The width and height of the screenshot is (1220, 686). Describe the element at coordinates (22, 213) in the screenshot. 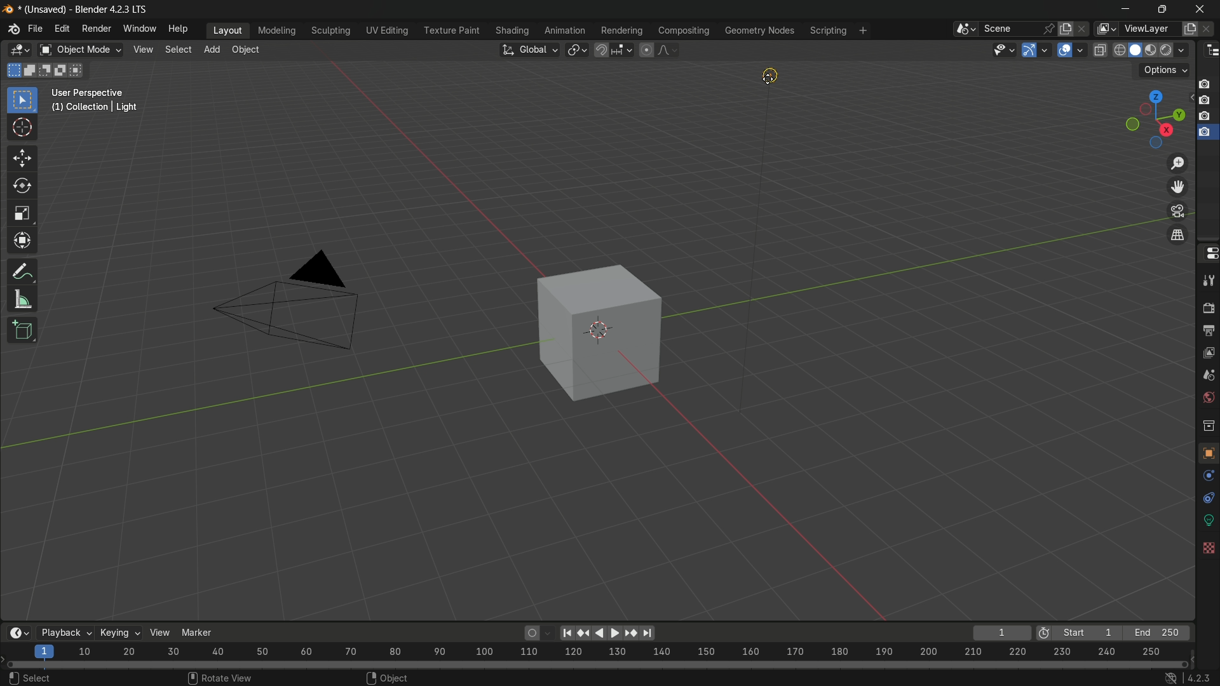

I see `scale` at that location.